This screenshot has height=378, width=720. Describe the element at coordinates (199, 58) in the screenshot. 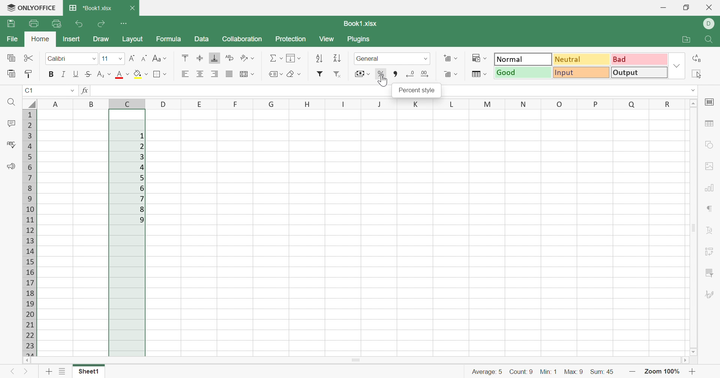

I see `Align Middle` at that location.